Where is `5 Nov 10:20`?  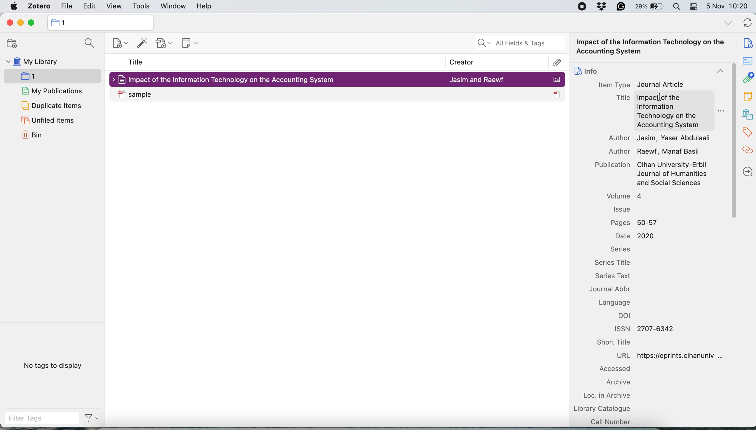 5 Nov 10:20 is located at coordinates (727, 6).